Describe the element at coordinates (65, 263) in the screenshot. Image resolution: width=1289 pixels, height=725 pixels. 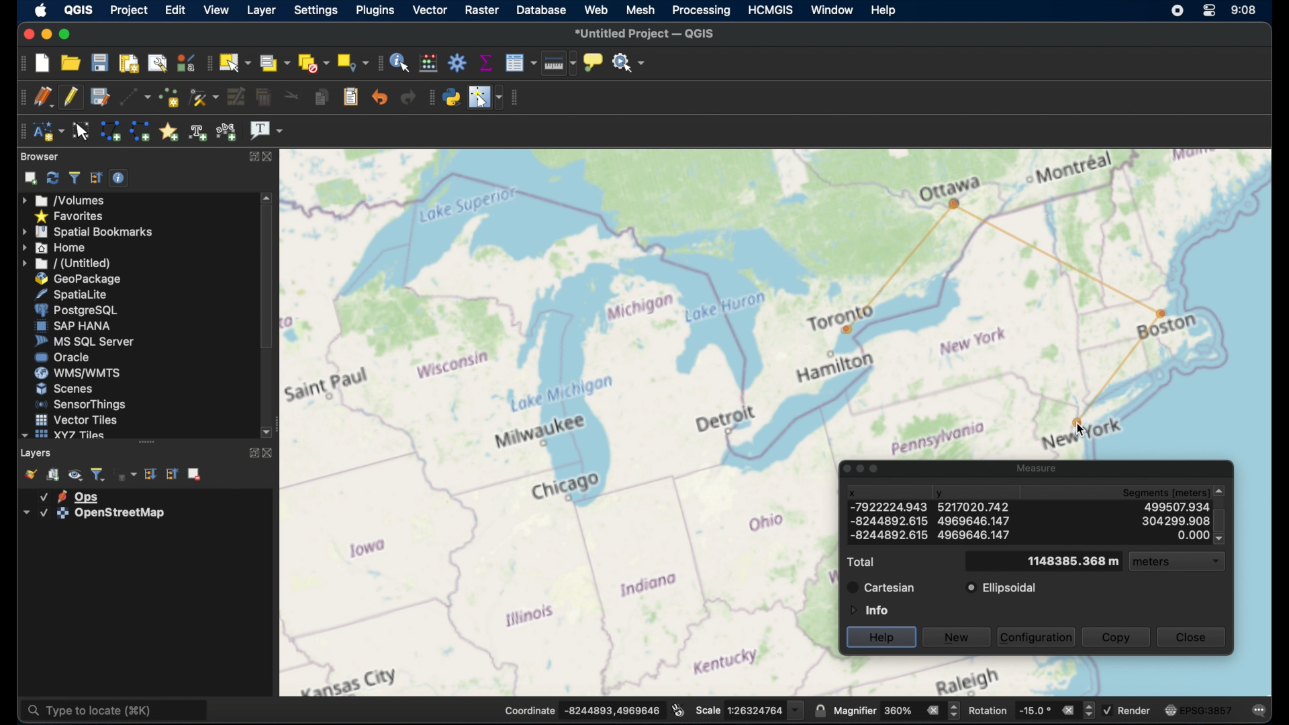
I see `untitled menu` at that location.